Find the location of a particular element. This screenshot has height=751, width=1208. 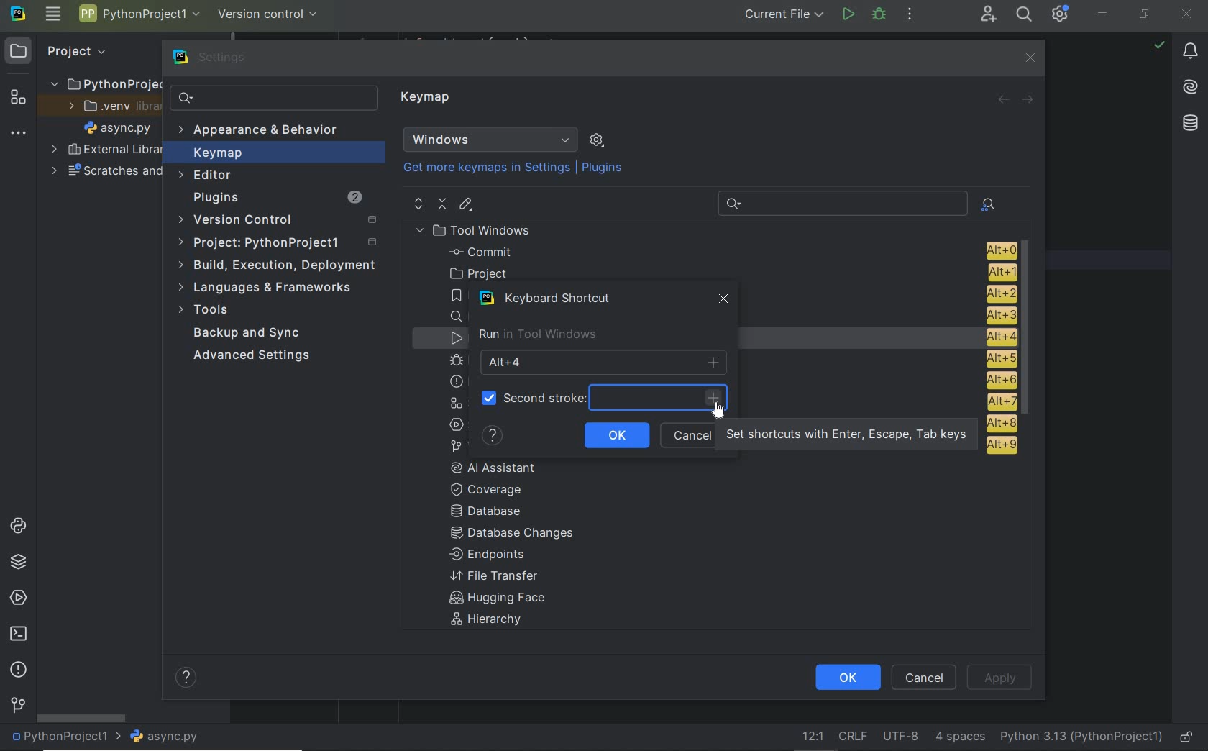

Alt+$ is located at coordinates (605, 362).